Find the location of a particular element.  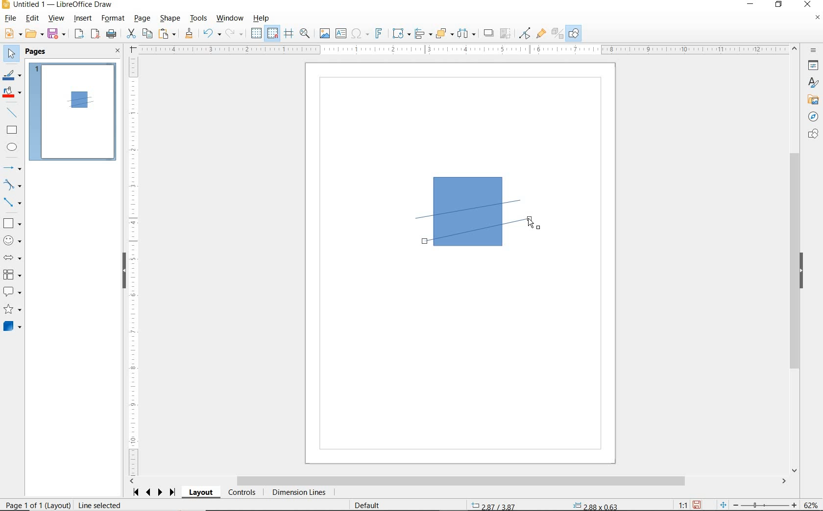

TOGGLE EXTRUSION is located at coordinates (557, 33).